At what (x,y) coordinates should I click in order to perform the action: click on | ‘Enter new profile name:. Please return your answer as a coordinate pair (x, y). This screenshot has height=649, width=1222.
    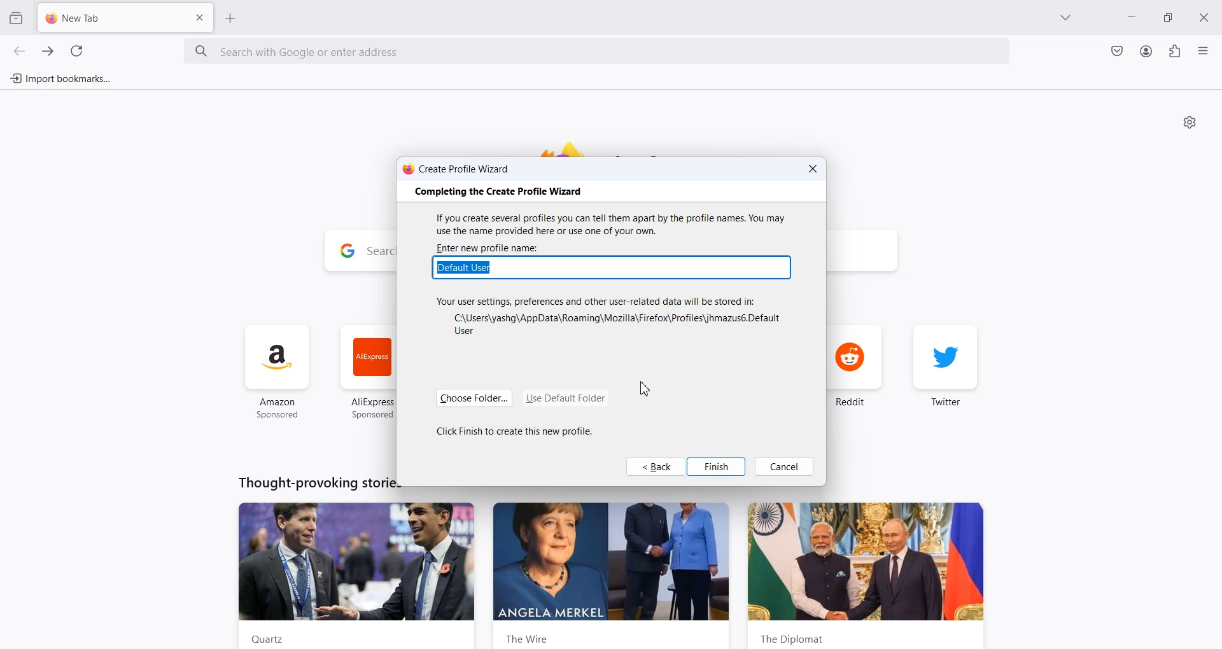
    Looking at the image, I should click on (484, 247).